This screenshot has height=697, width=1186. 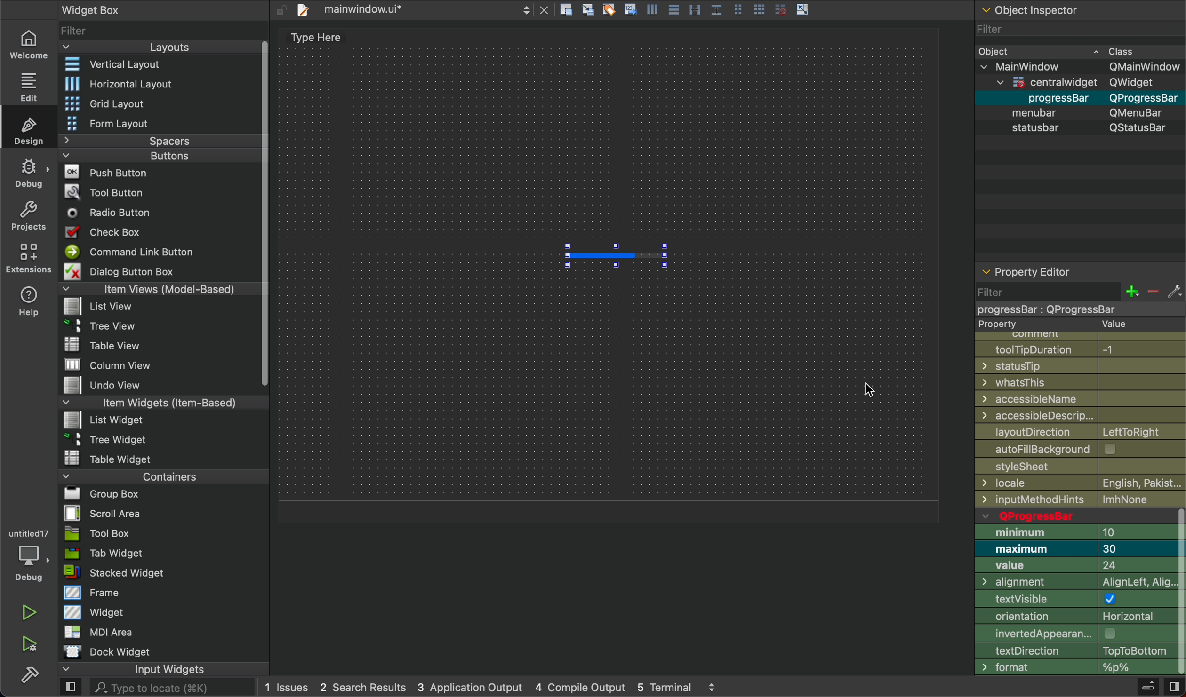 I want to click on File, so click(x=96, y=494).